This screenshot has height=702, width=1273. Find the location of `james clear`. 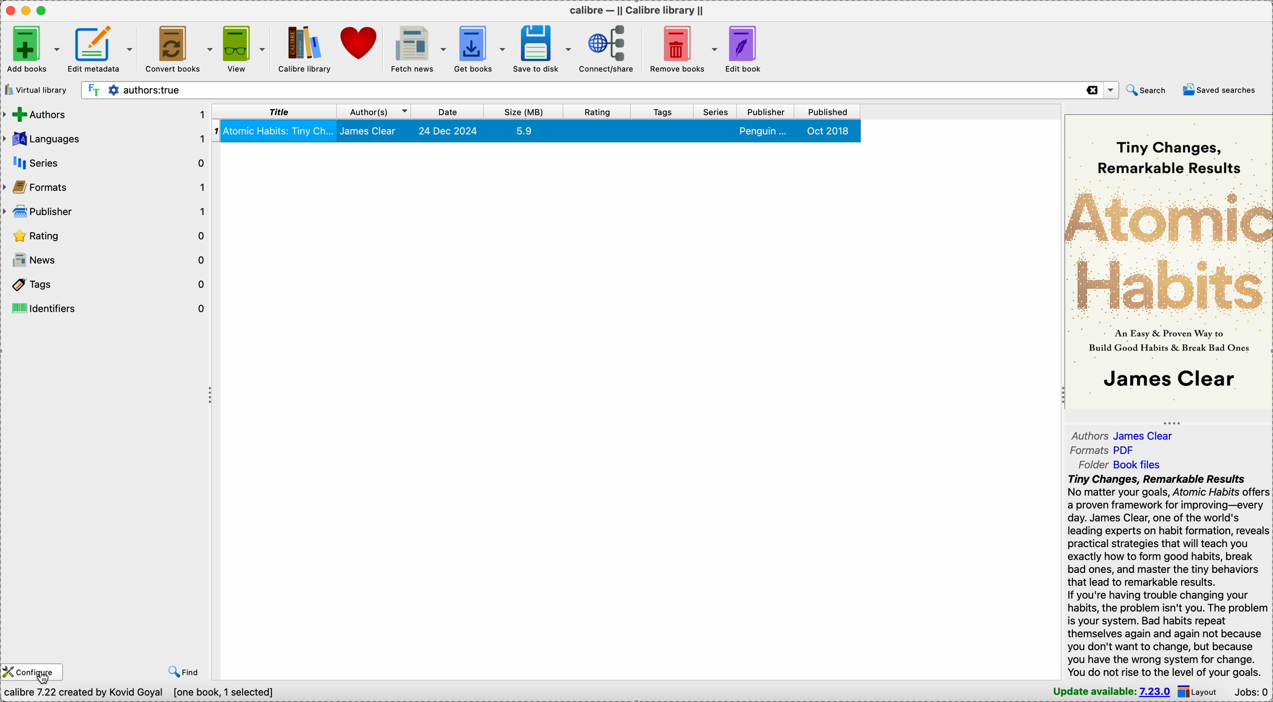

james clear is located at coordinates (372, 131).